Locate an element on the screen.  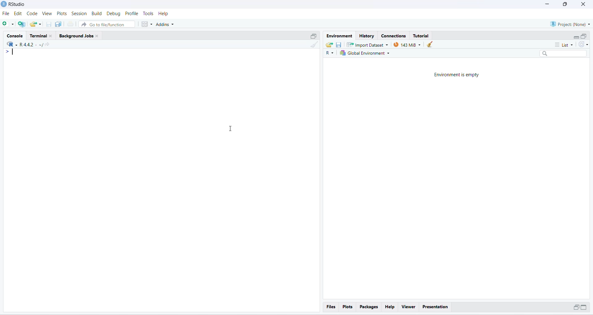
enviornment is located at coordinates (340, 36).